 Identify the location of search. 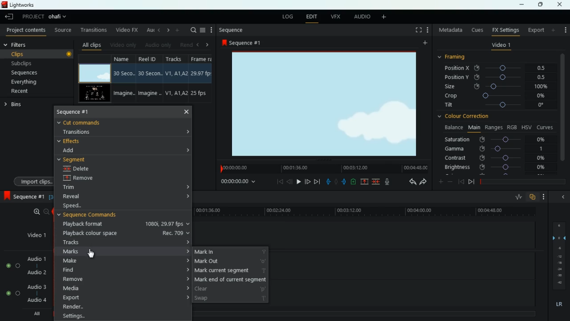
(191, 29).